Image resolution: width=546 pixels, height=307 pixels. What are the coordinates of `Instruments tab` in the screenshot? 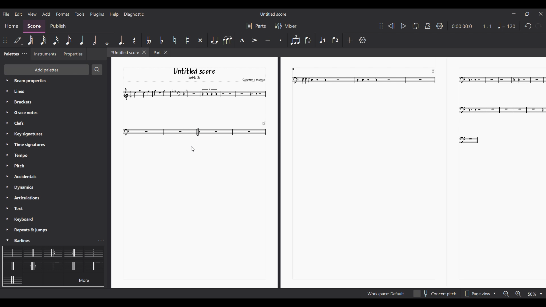 It's located at (44, 54).